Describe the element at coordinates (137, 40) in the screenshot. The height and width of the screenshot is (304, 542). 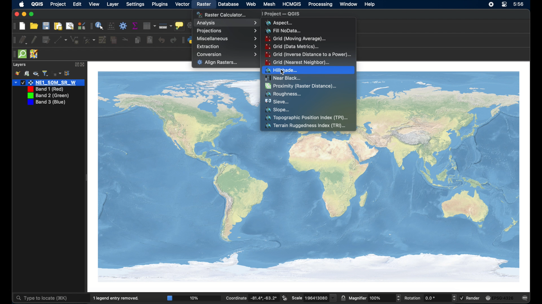
I see `copy` at that location.